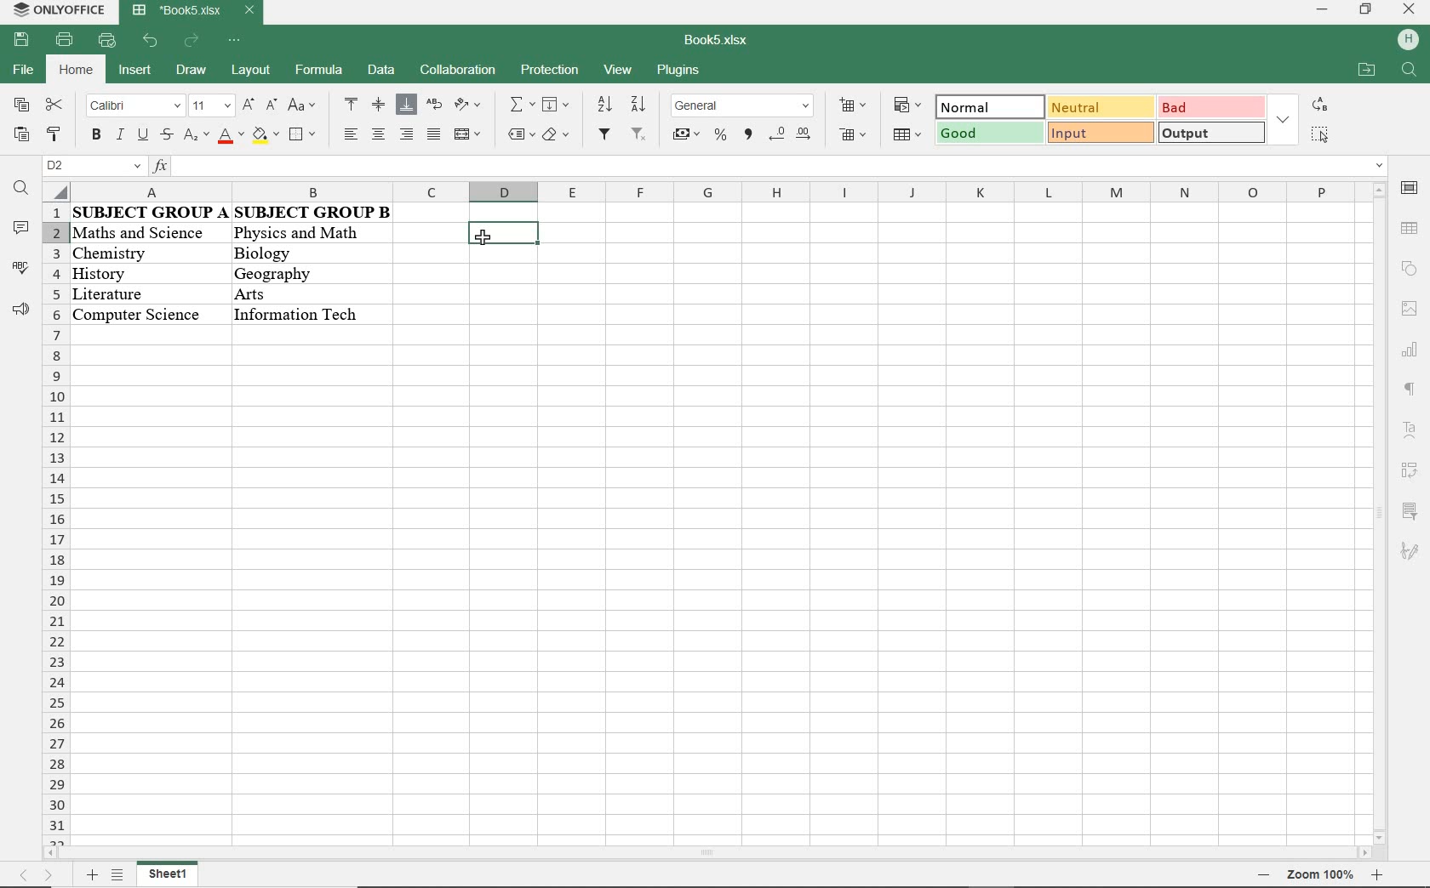  Describe the element at coordinates (118, 136) in the screenshot. I see `italic` at that location.